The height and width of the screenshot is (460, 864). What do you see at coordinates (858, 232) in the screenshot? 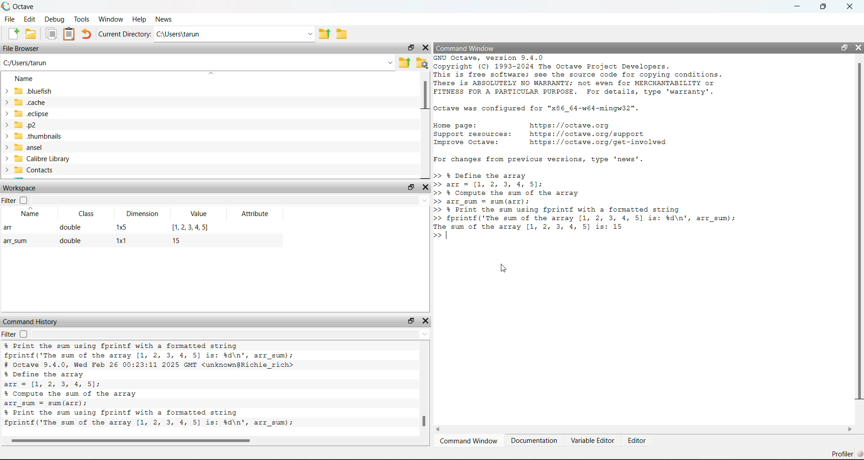
I see `Scrollbar` at bounding box center [858, 232].